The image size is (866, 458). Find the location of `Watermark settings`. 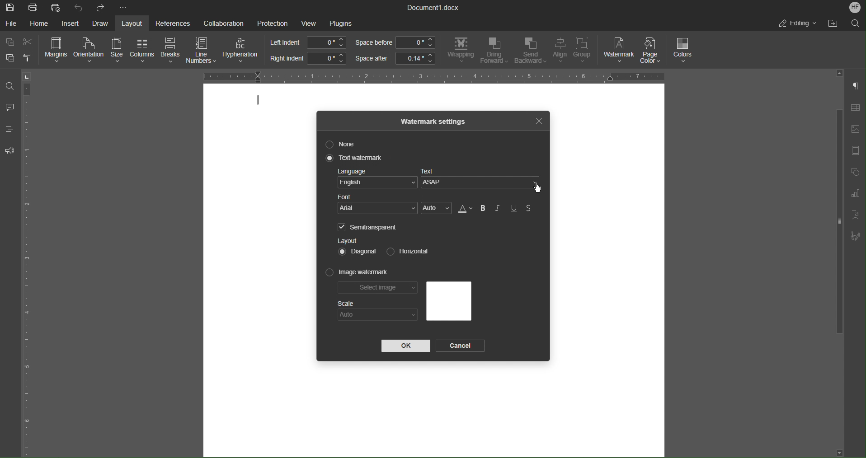

Watermark settings is located at coordinates (434, 121).